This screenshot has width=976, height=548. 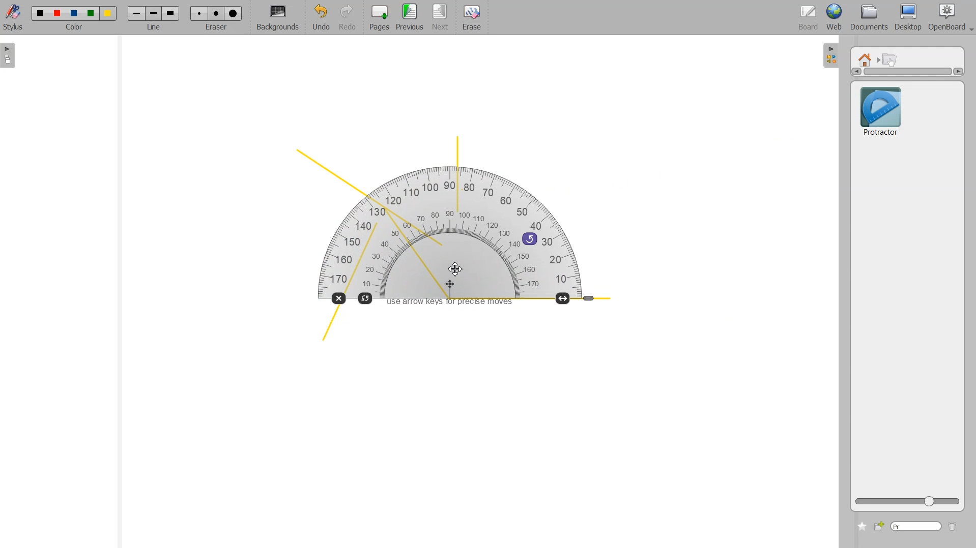 What do you see at coordinates (74, 13) in the screenshot?
I see `Color` at bounding box center [74, 13].